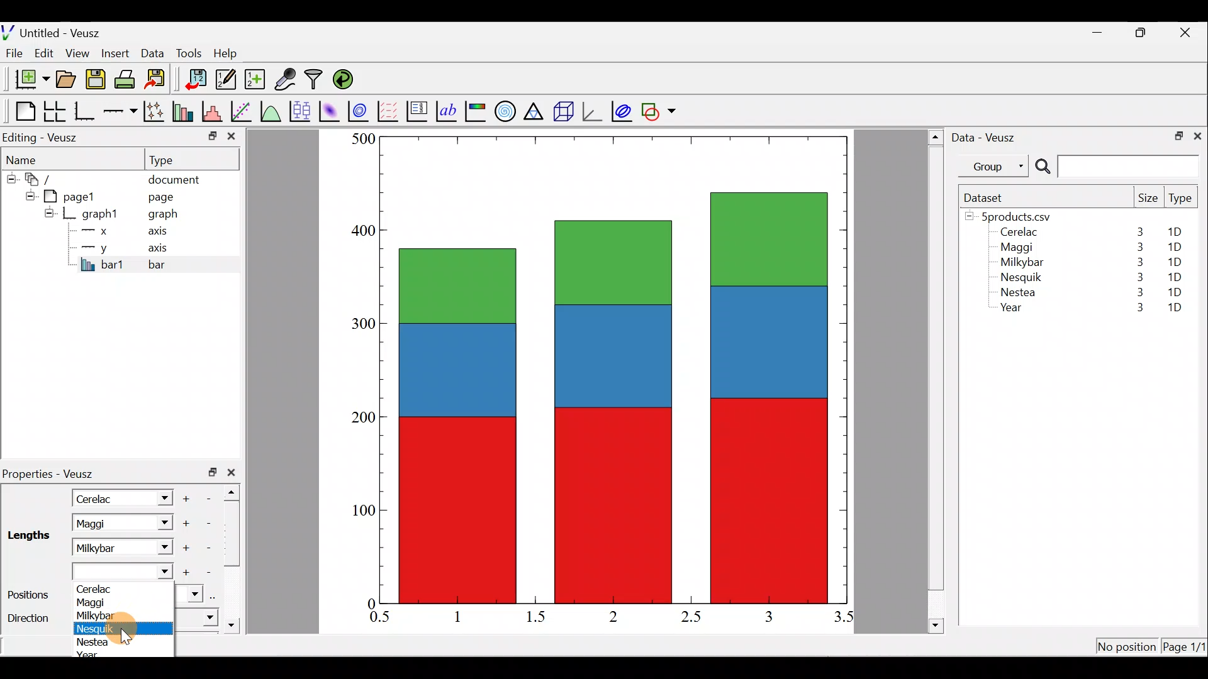 The image size is (1208, 679). What do you see at coordinates (1133, 309) in the screenshot?
I see `3` at bounding box center [1133, 309].